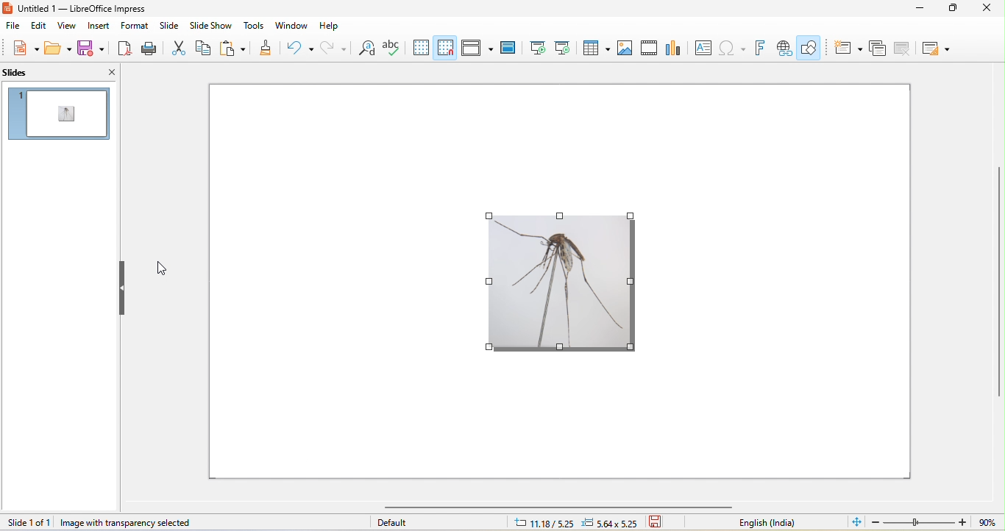  Describe the element at coordinates (420, 48) in the screenshot. I see `display grid` at that location.